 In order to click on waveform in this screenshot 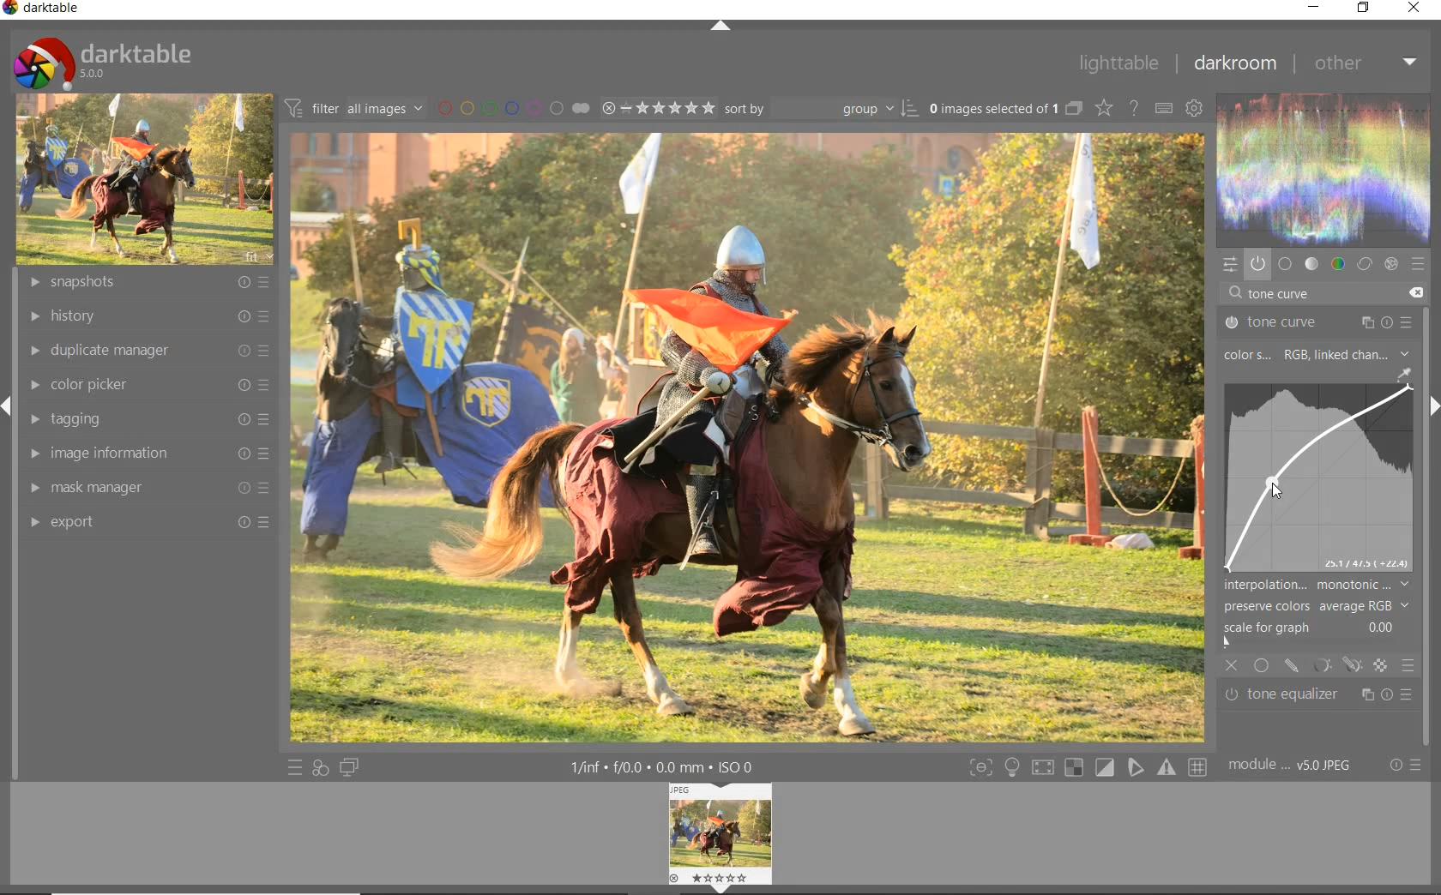, I will do `click(1324, 168)`.